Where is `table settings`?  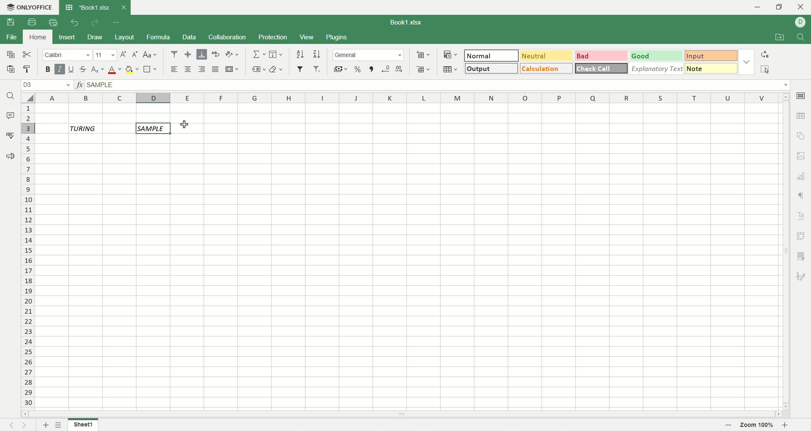
table settings is located at coordinates (802, 116).